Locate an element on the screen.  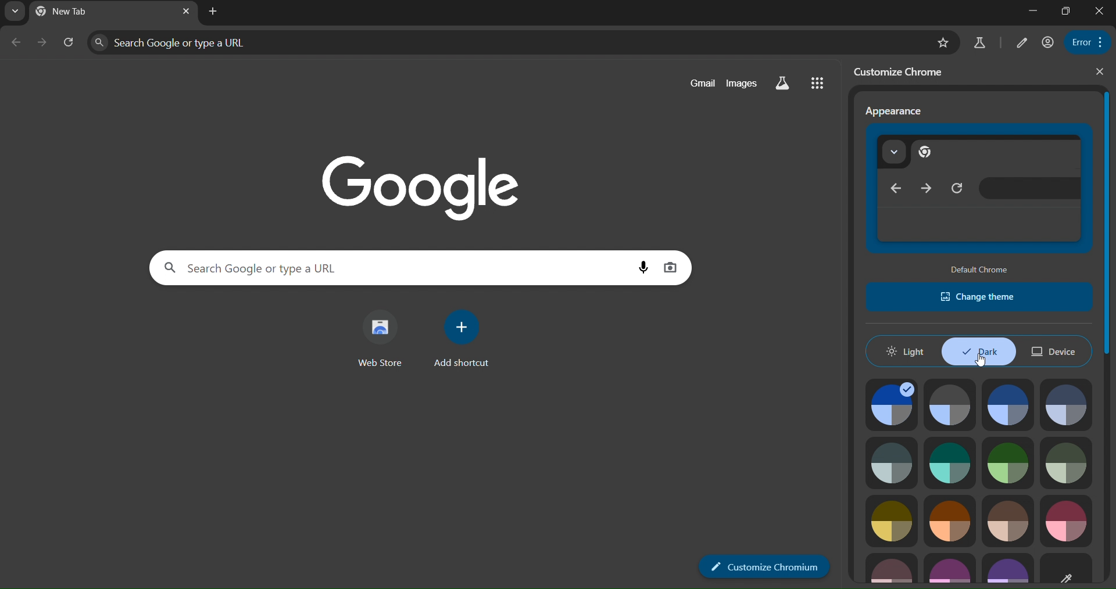
cursor is located at coordinates (982, 362).